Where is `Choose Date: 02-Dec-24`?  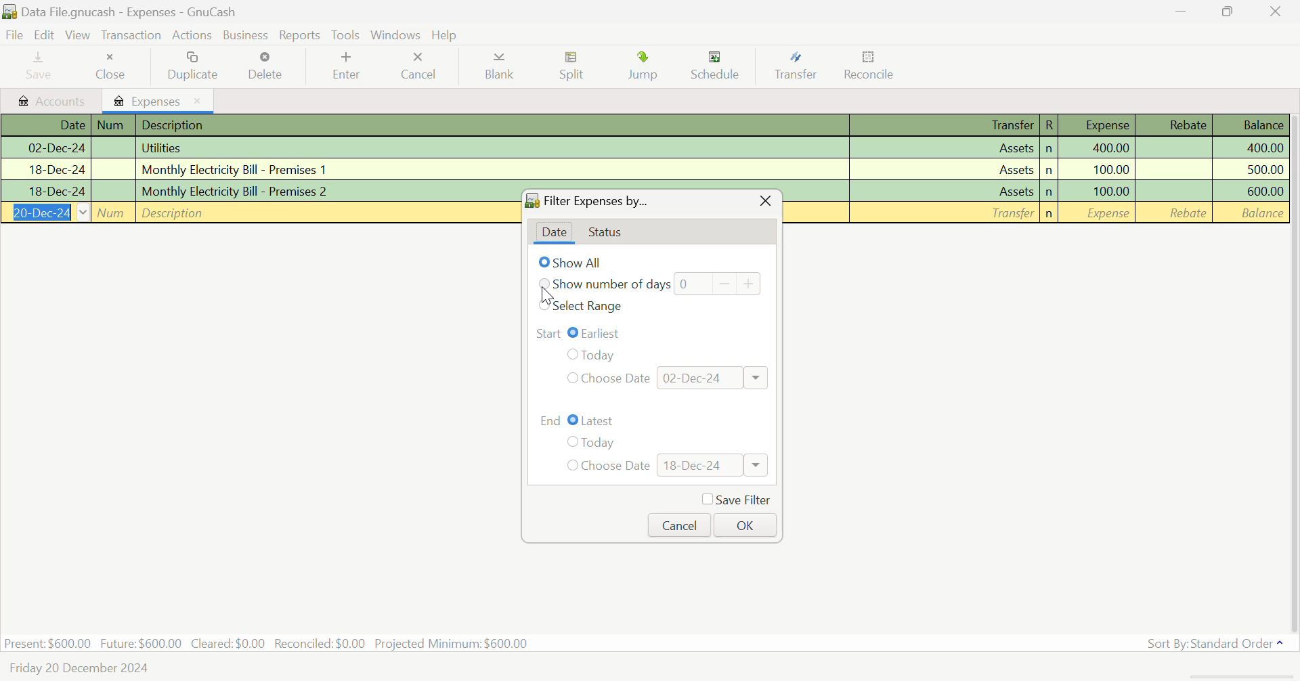
Choose Date: 02-Dec-24 is located at coordinates (665, 378).